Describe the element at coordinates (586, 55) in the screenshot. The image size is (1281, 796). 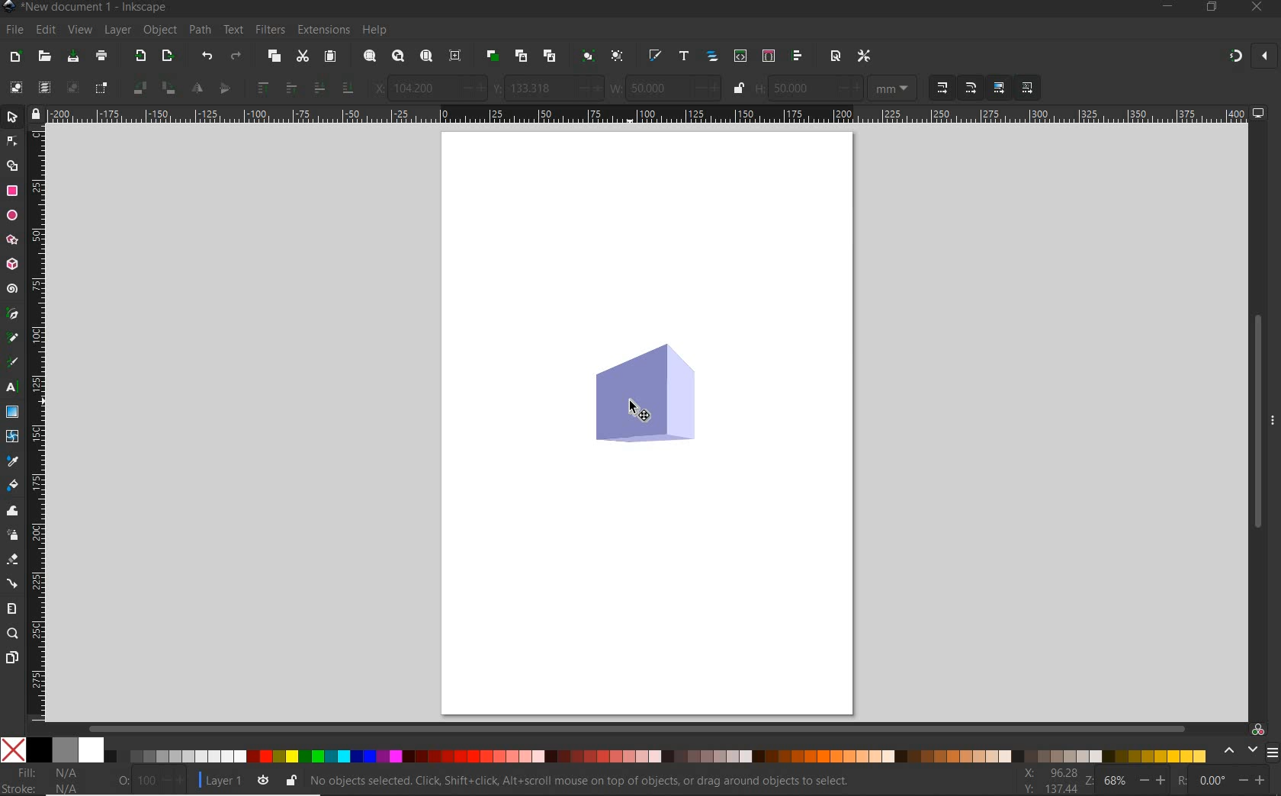
I see `group` at that location.